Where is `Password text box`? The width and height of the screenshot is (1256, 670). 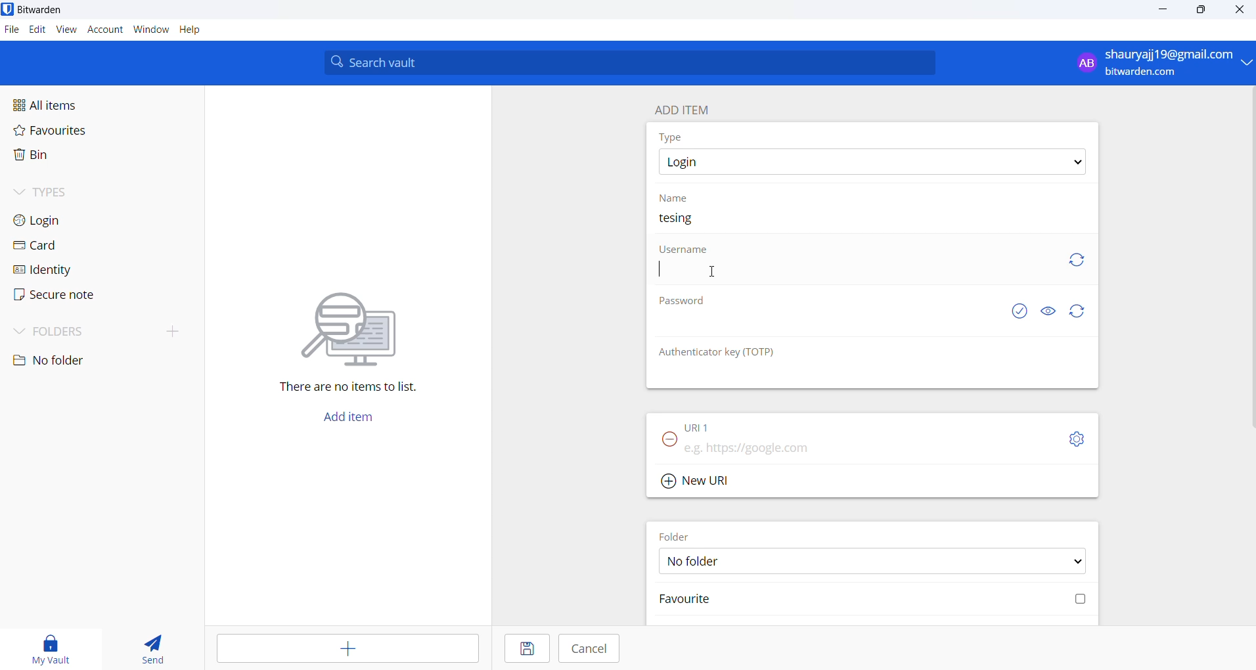 Password text box is located at coordinates (824, 328).